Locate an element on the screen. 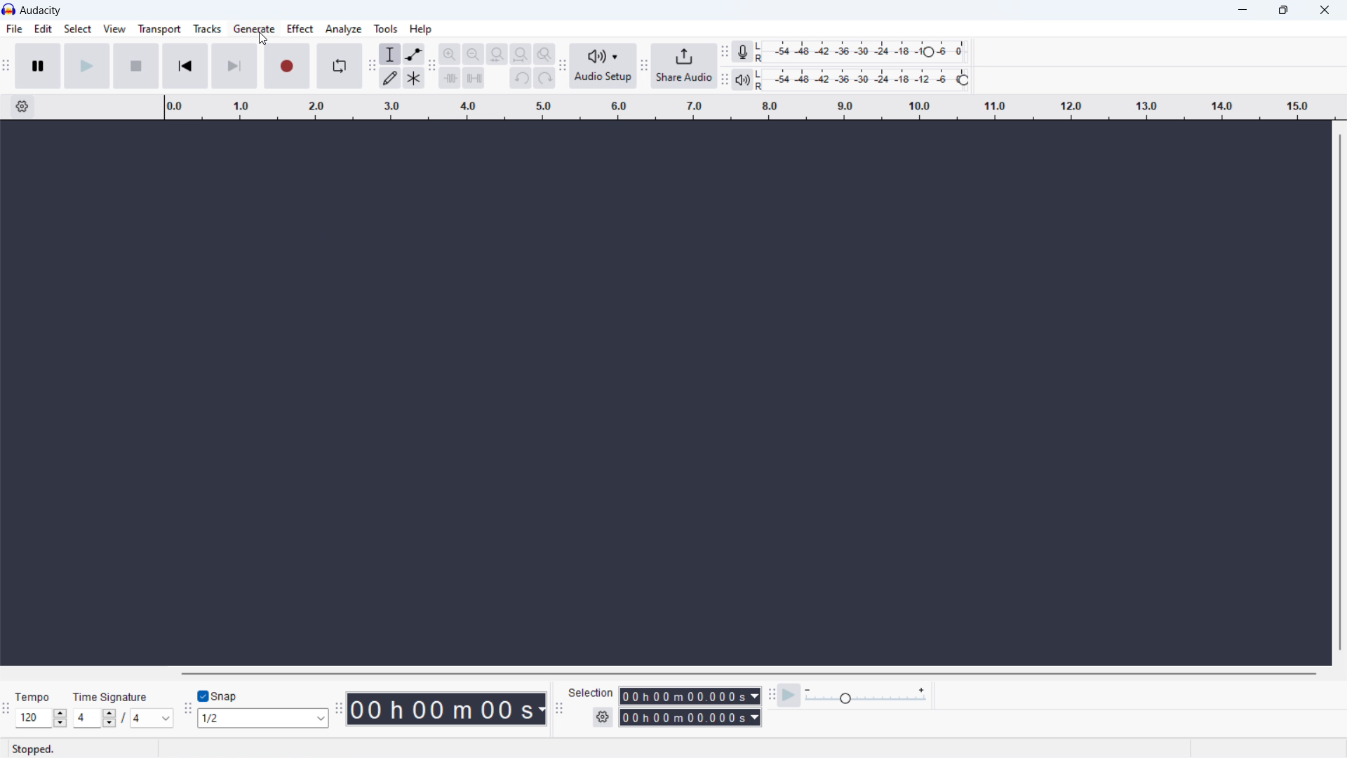 The height and width of the screenshot is (758, 1347). playback meter is located at coordinates (866, 695).